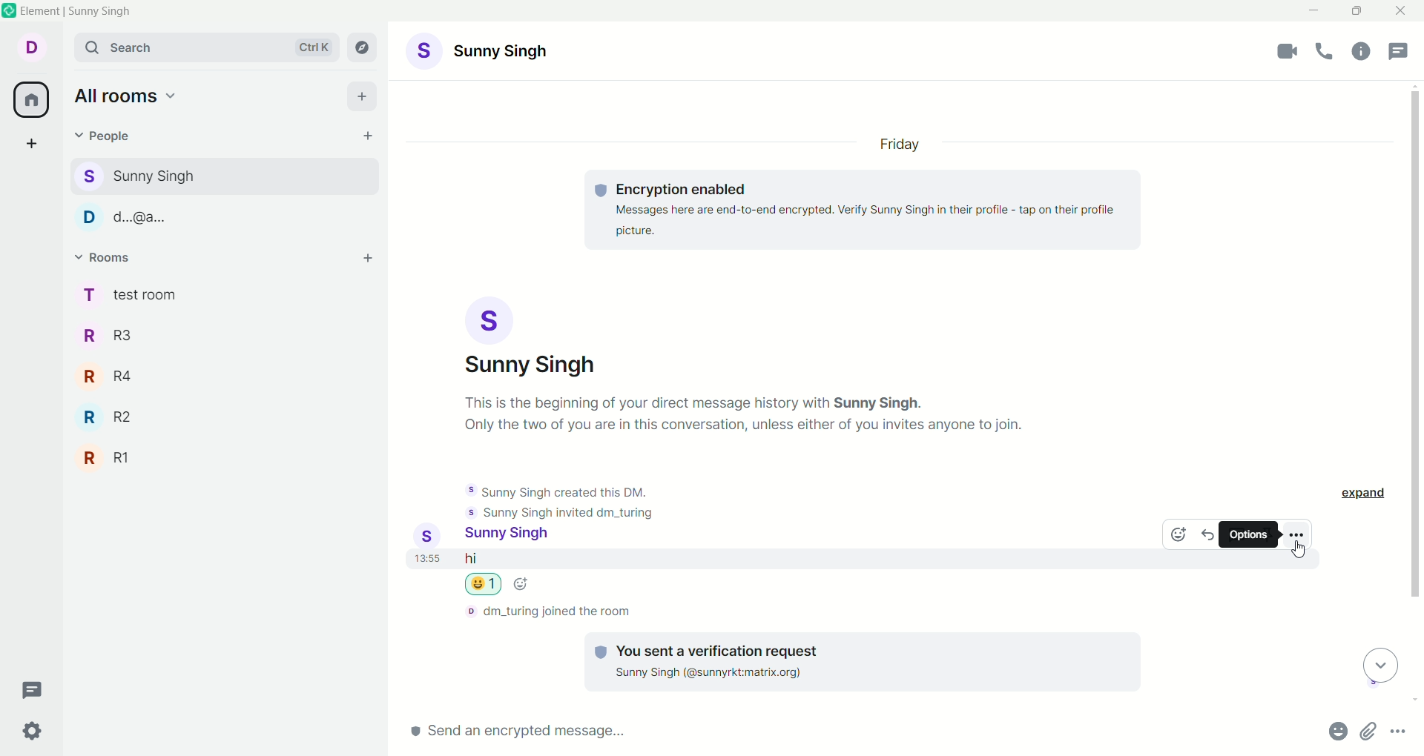  I want to click on rooms, so click(131, 294).